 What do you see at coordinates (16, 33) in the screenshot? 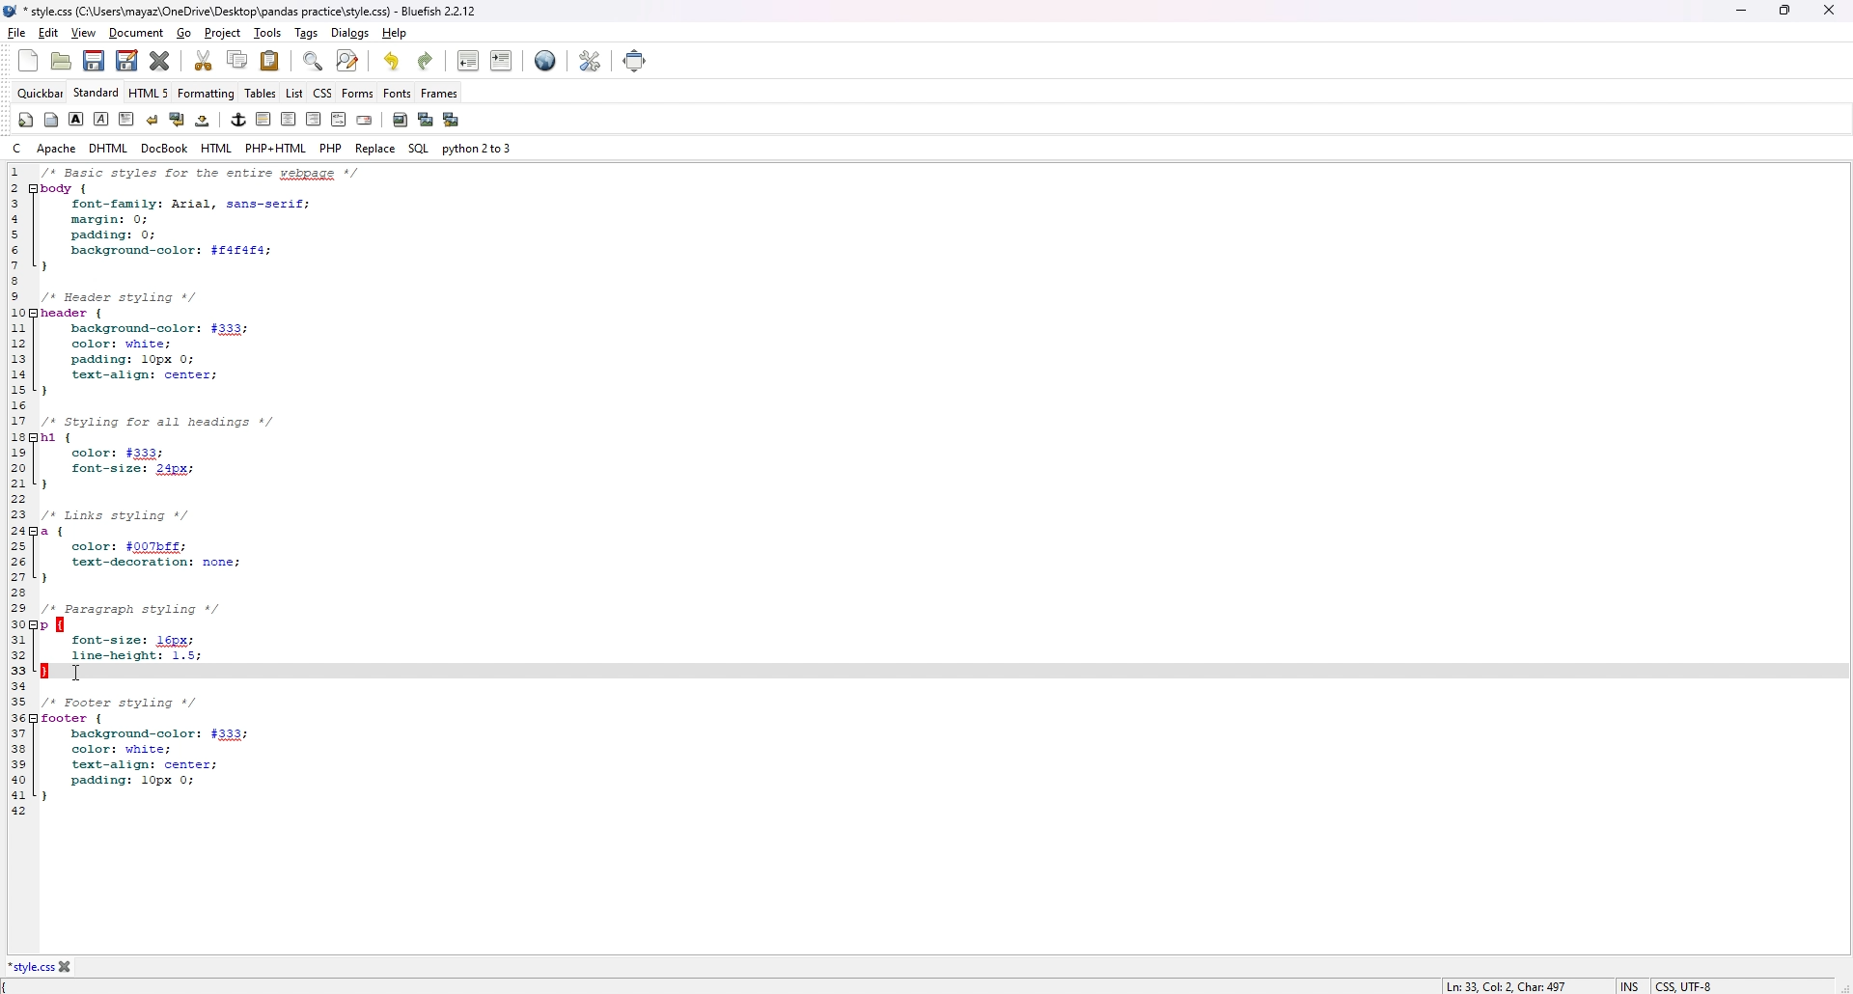
I see `file` at bounding box center [16, 33].